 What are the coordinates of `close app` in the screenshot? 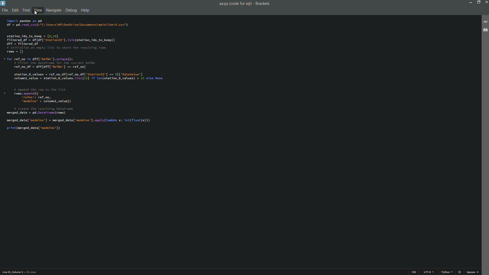 It's located at (486, 2).